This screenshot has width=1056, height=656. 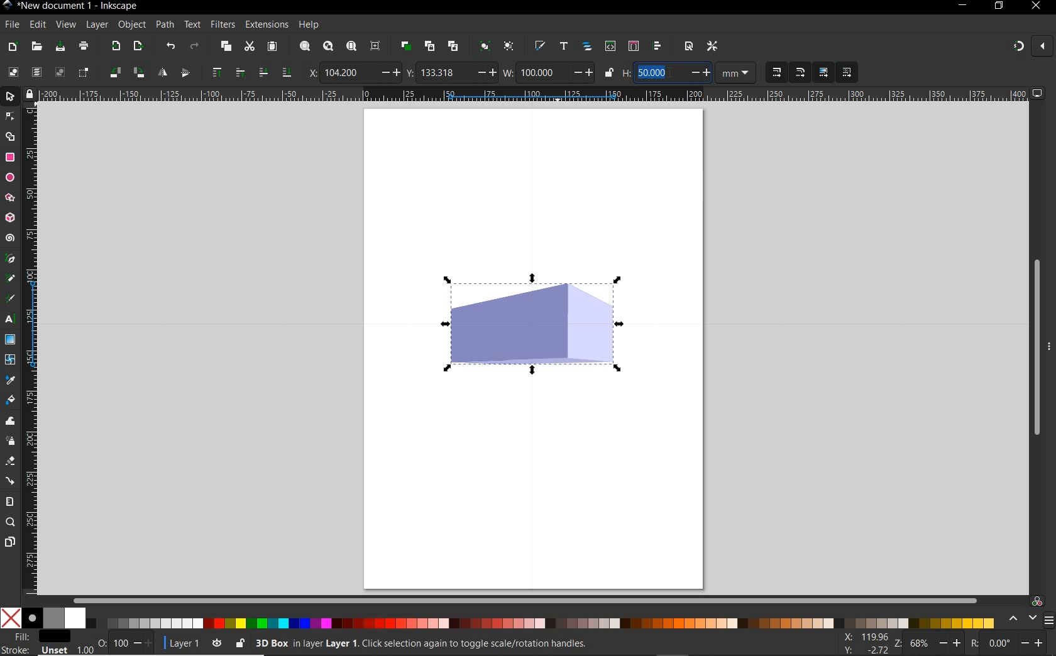 I want to click on raise selection, so click(x=238, y=73).